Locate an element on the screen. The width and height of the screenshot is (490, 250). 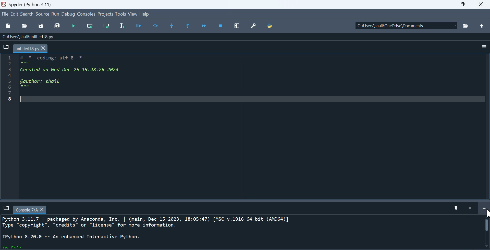
hlep is located at coordinates (145, 14).